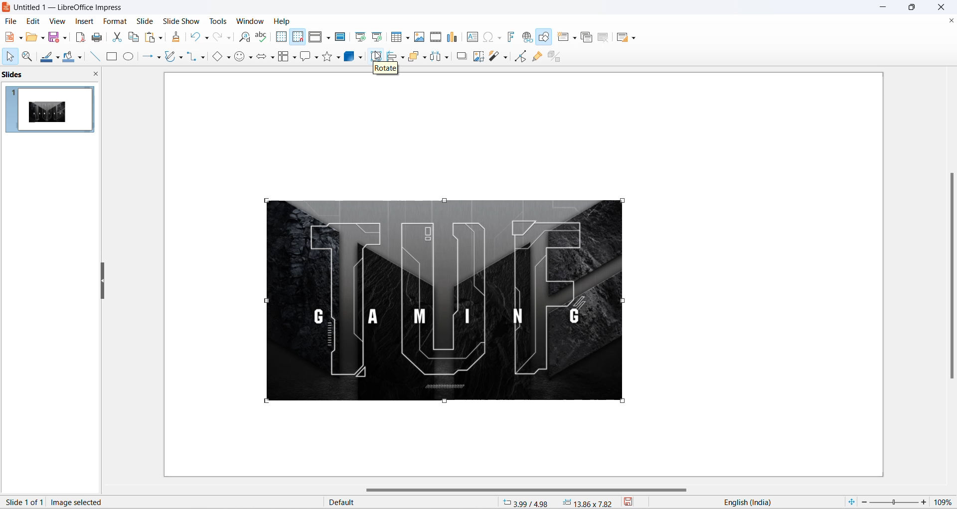 The width and height of the screenshot is (957, 509). Describe the element at coordinates (118, 37) in the screenshot. I see `cut` at that location.